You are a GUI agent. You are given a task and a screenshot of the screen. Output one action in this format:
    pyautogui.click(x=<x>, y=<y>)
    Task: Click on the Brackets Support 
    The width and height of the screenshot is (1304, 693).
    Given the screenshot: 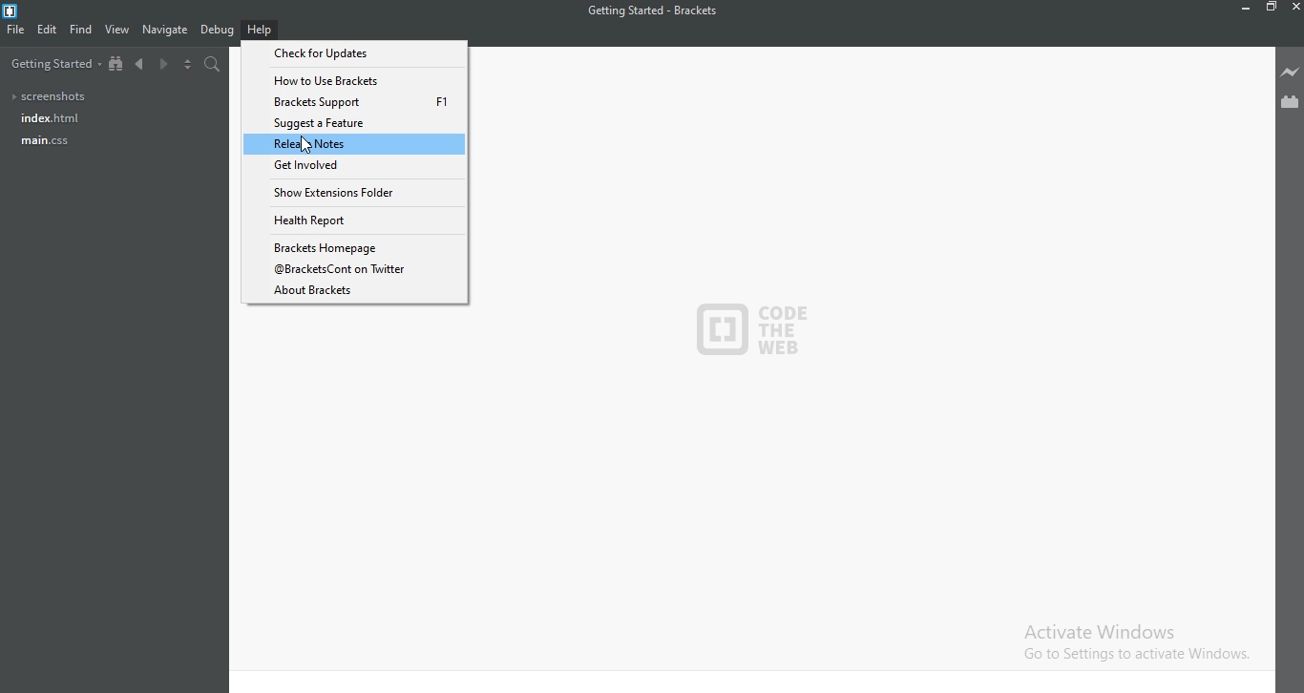 What is the action you would take?
    pyautogui.click(x=351, y=100)
    